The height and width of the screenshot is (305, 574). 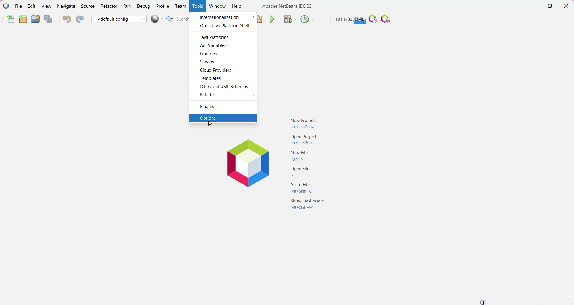 I want to click on Source, so click(x=87, y=7).